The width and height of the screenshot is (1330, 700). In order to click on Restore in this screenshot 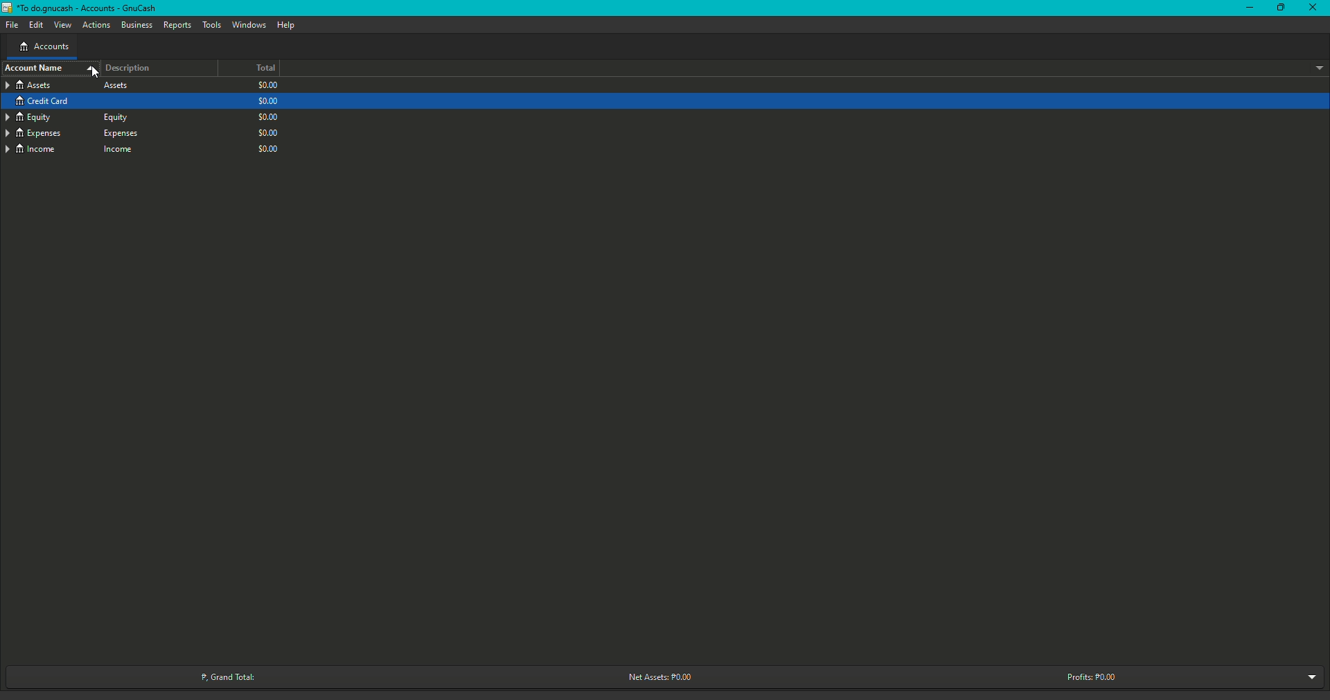, I will do `click(1278, 8)`.